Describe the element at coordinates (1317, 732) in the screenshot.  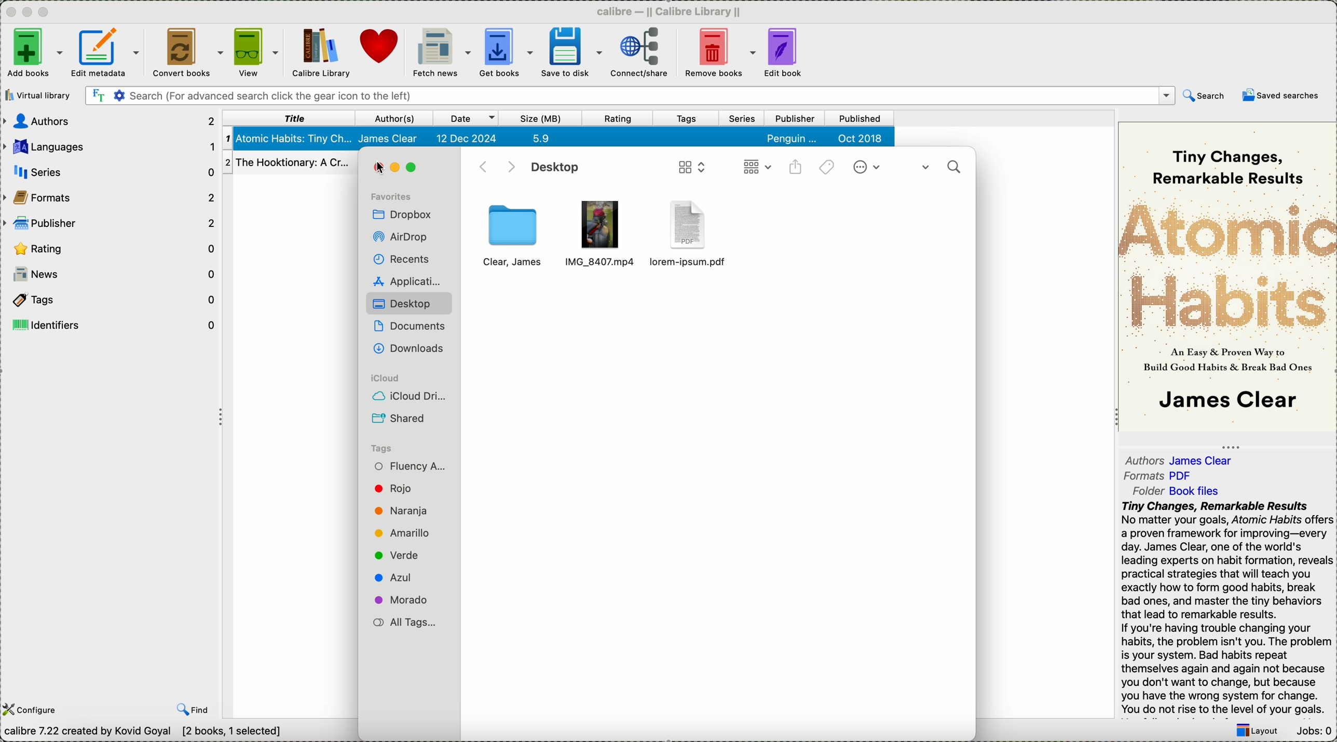
I see `Jobs: 0` at that location.